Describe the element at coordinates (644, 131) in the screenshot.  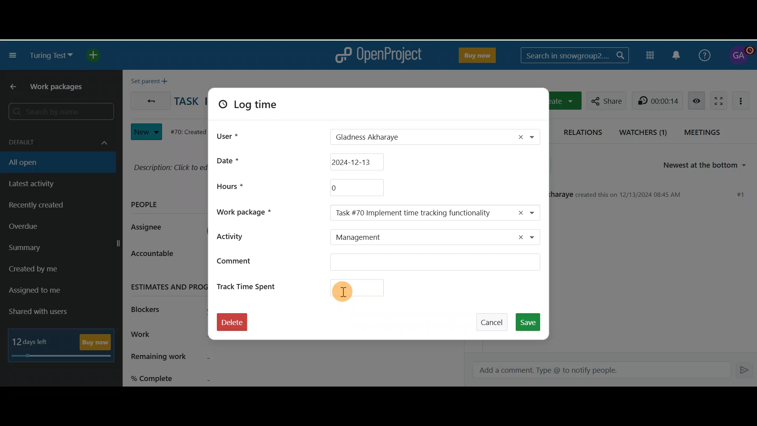
I see `Watchers` at that location.